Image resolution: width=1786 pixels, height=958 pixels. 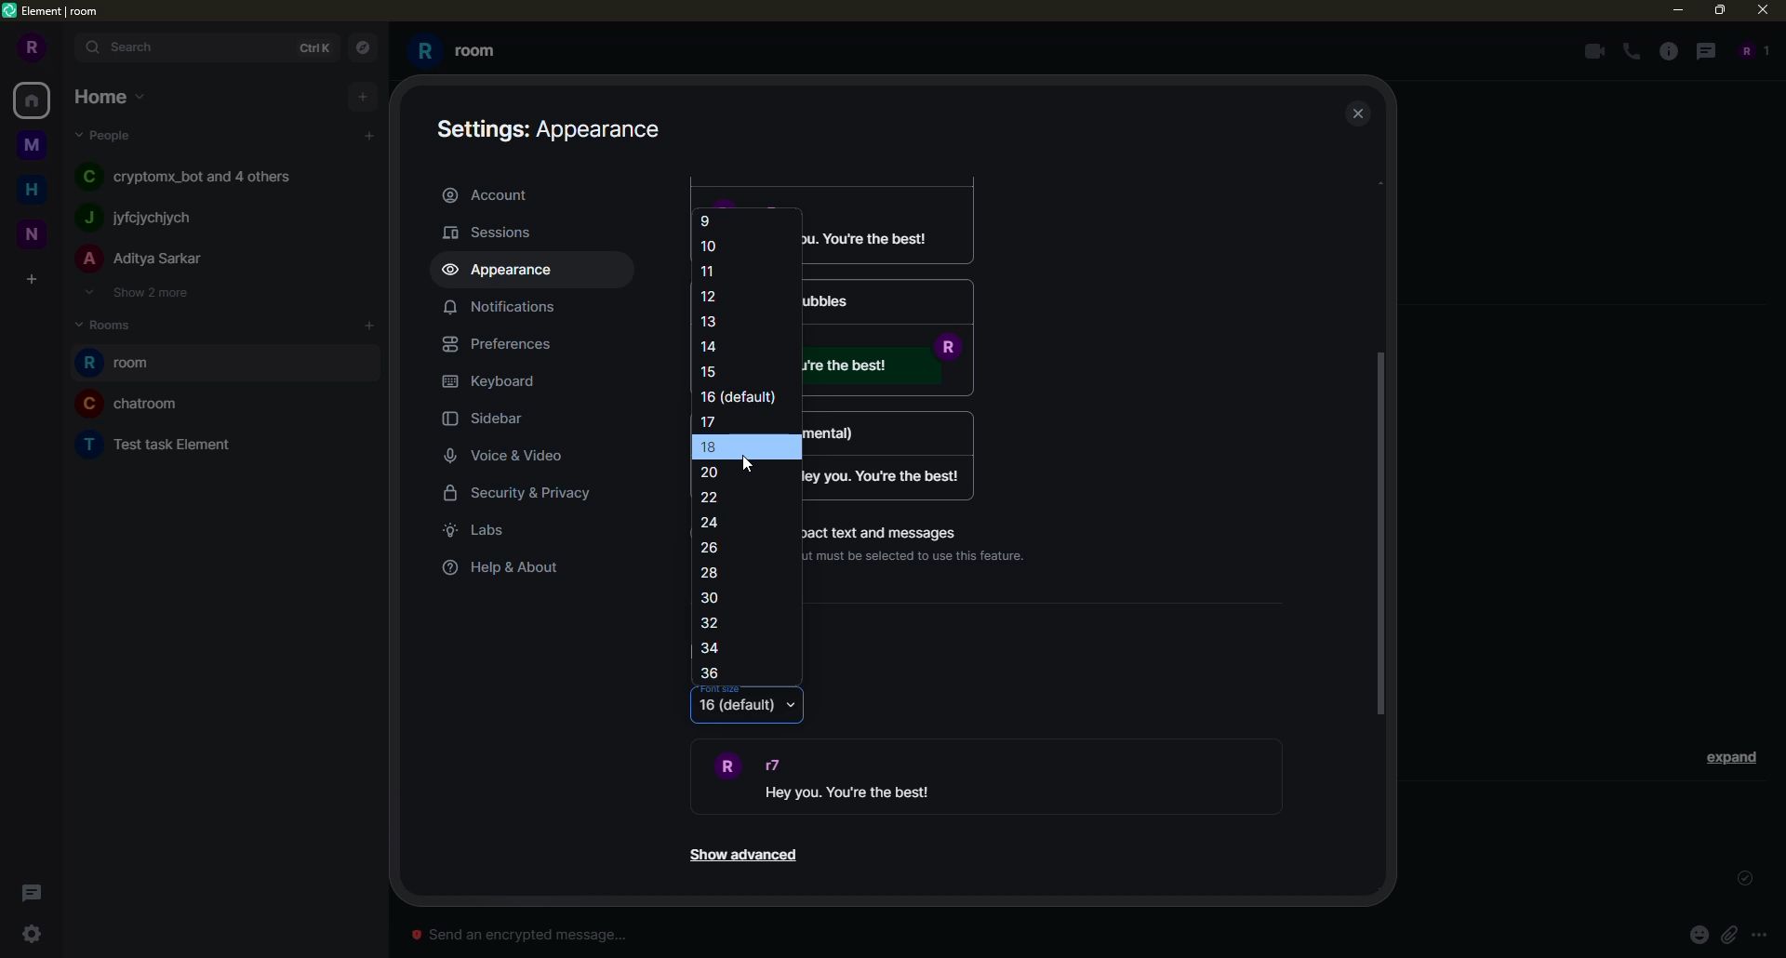 What do you see at coordinates (132, 403) in the screenshot?
I see `room` at bounding box center [132, 403].